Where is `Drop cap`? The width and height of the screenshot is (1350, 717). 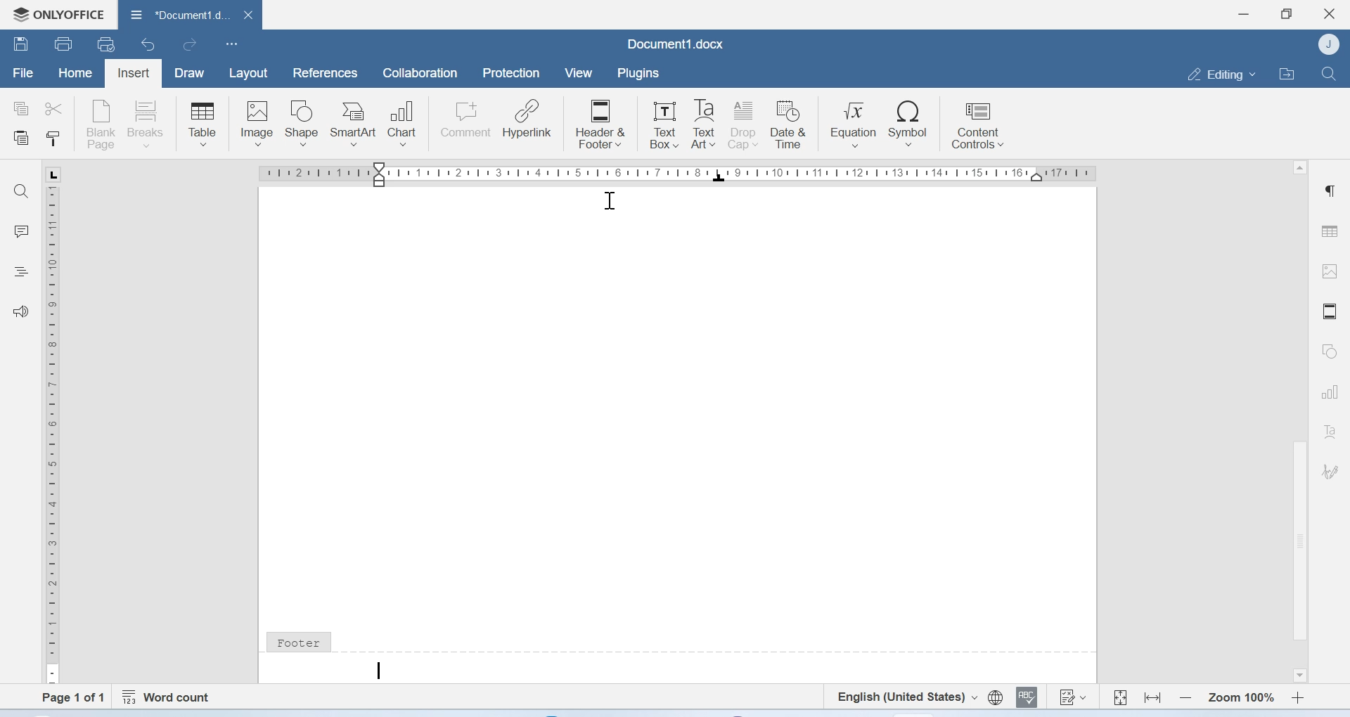
Drop cap is located at coordinates (745, 124).